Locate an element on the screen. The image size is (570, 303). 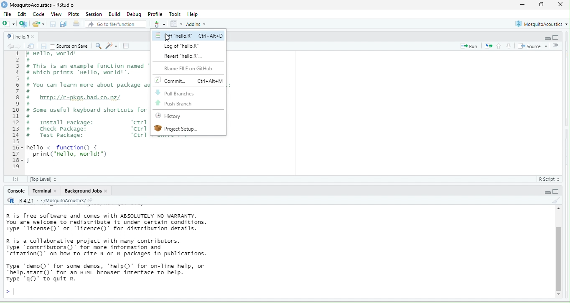
r studio logo is located at coordinates (5, 5).